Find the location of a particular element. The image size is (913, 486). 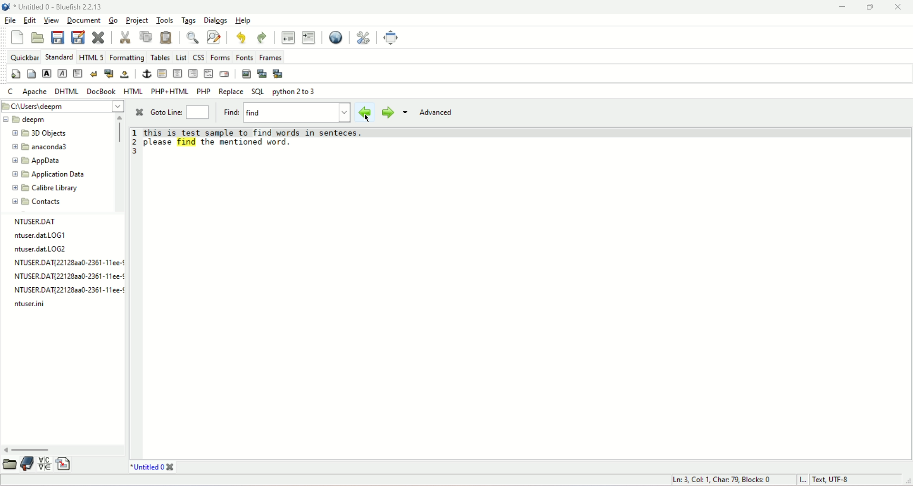

appdata is located at coordinates (39, 161).